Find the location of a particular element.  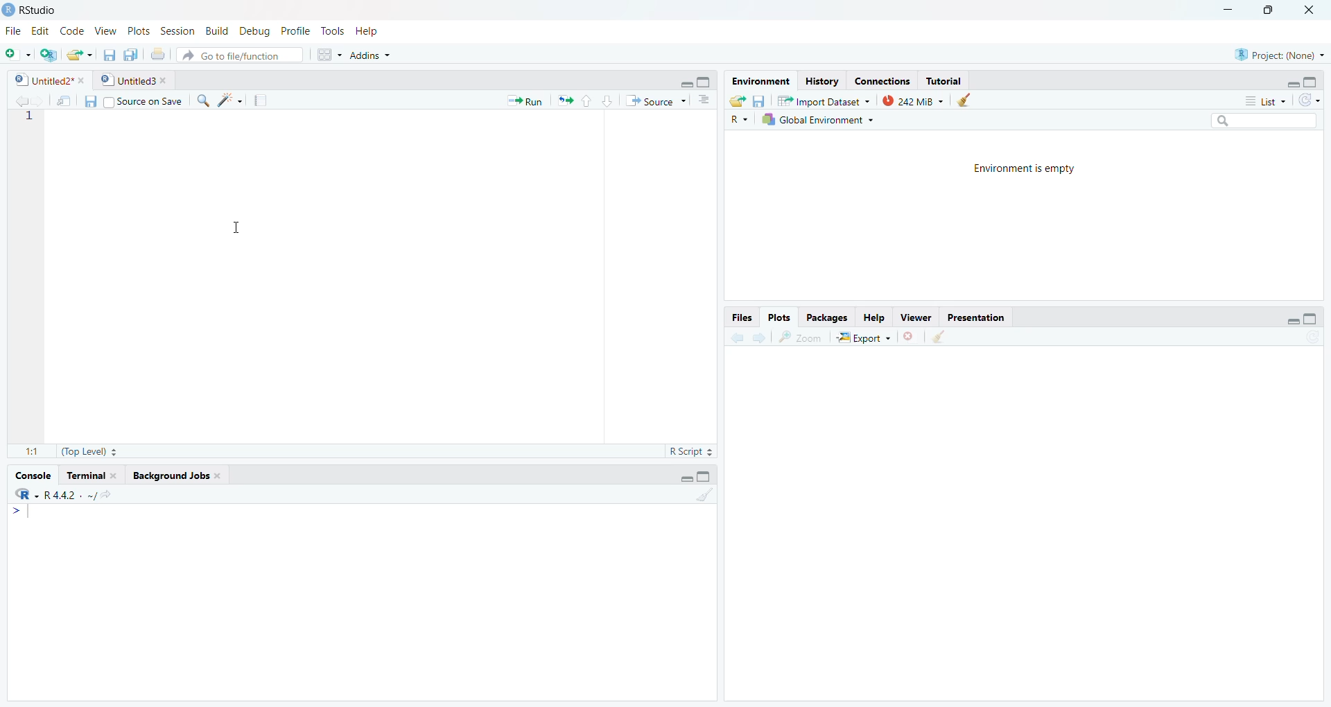

Background Jobs is located at coordinates (177, 475).